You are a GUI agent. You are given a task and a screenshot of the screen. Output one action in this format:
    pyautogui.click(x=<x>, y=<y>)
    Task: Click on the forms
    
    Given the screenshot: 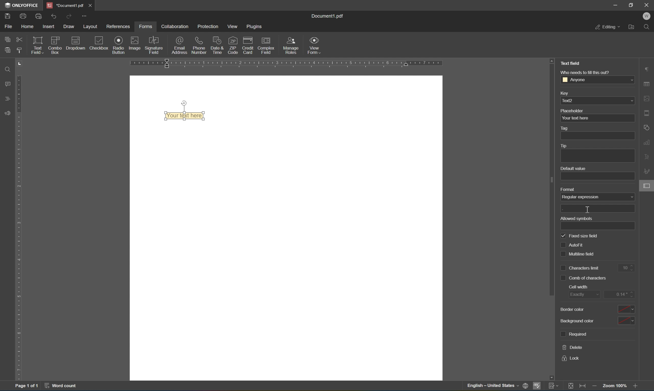 What is the action you would take?
    pyautogui.click(x=145, y=27)
    